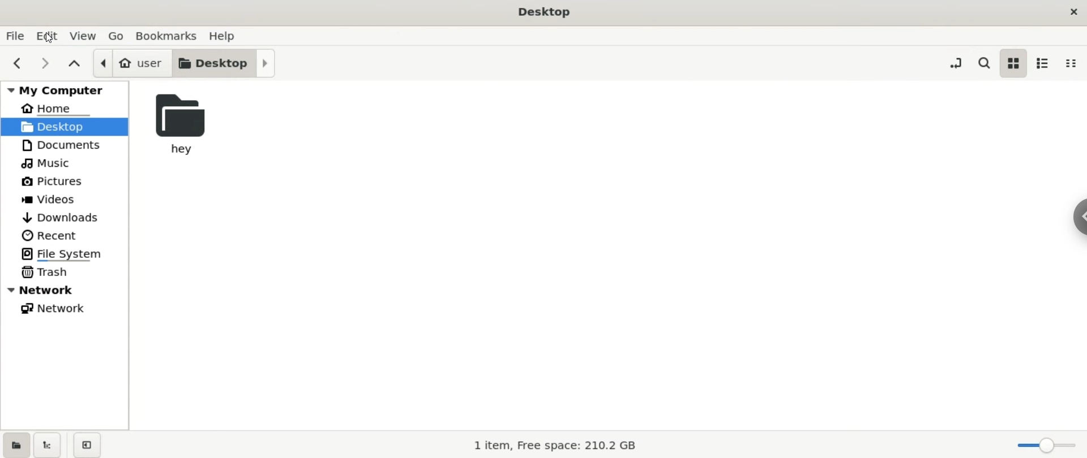 This screenshot has width=1087, height=458. I want to click on music, so click(46, 164).